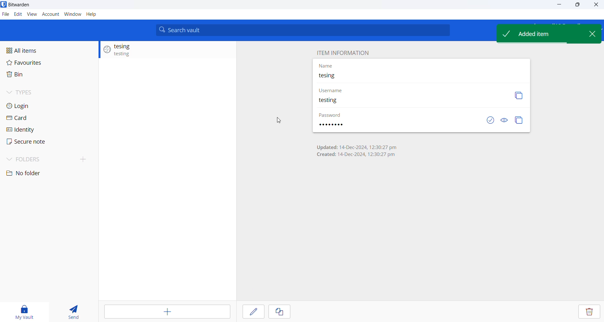 The height and width of the screenshot is (322, 604). Describe the element at coordinates (279, 311) in the screenshot. I see `copy` at that location.